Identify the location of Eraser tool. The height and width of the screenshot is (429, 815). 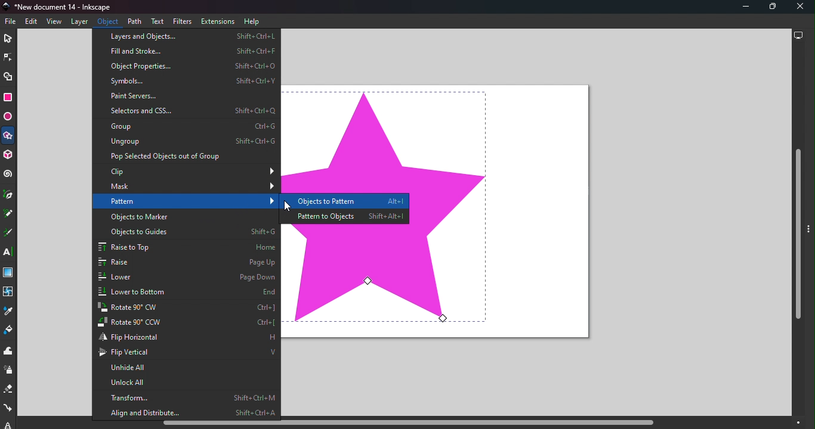
(8, 391).